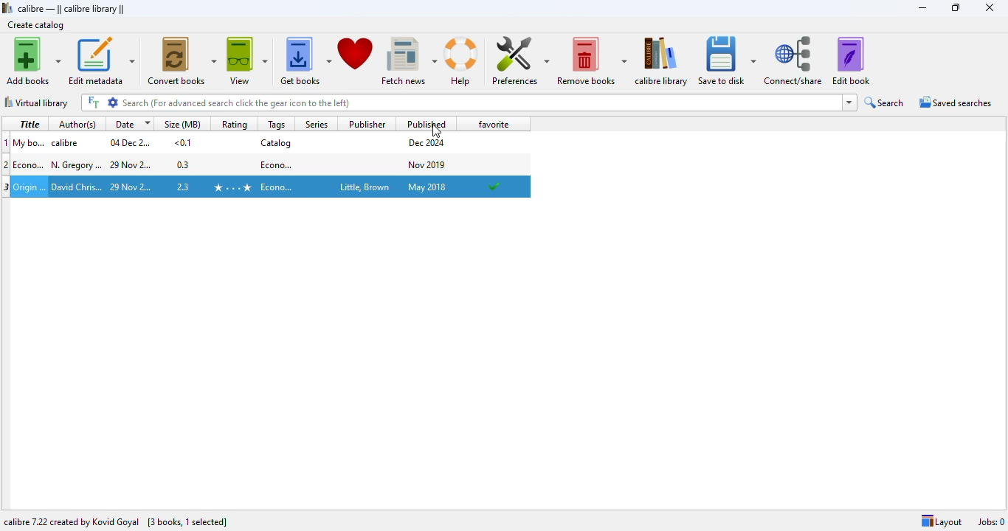 This screenshot has width=1008, height=531. I want to click on date, so click(131, 164).